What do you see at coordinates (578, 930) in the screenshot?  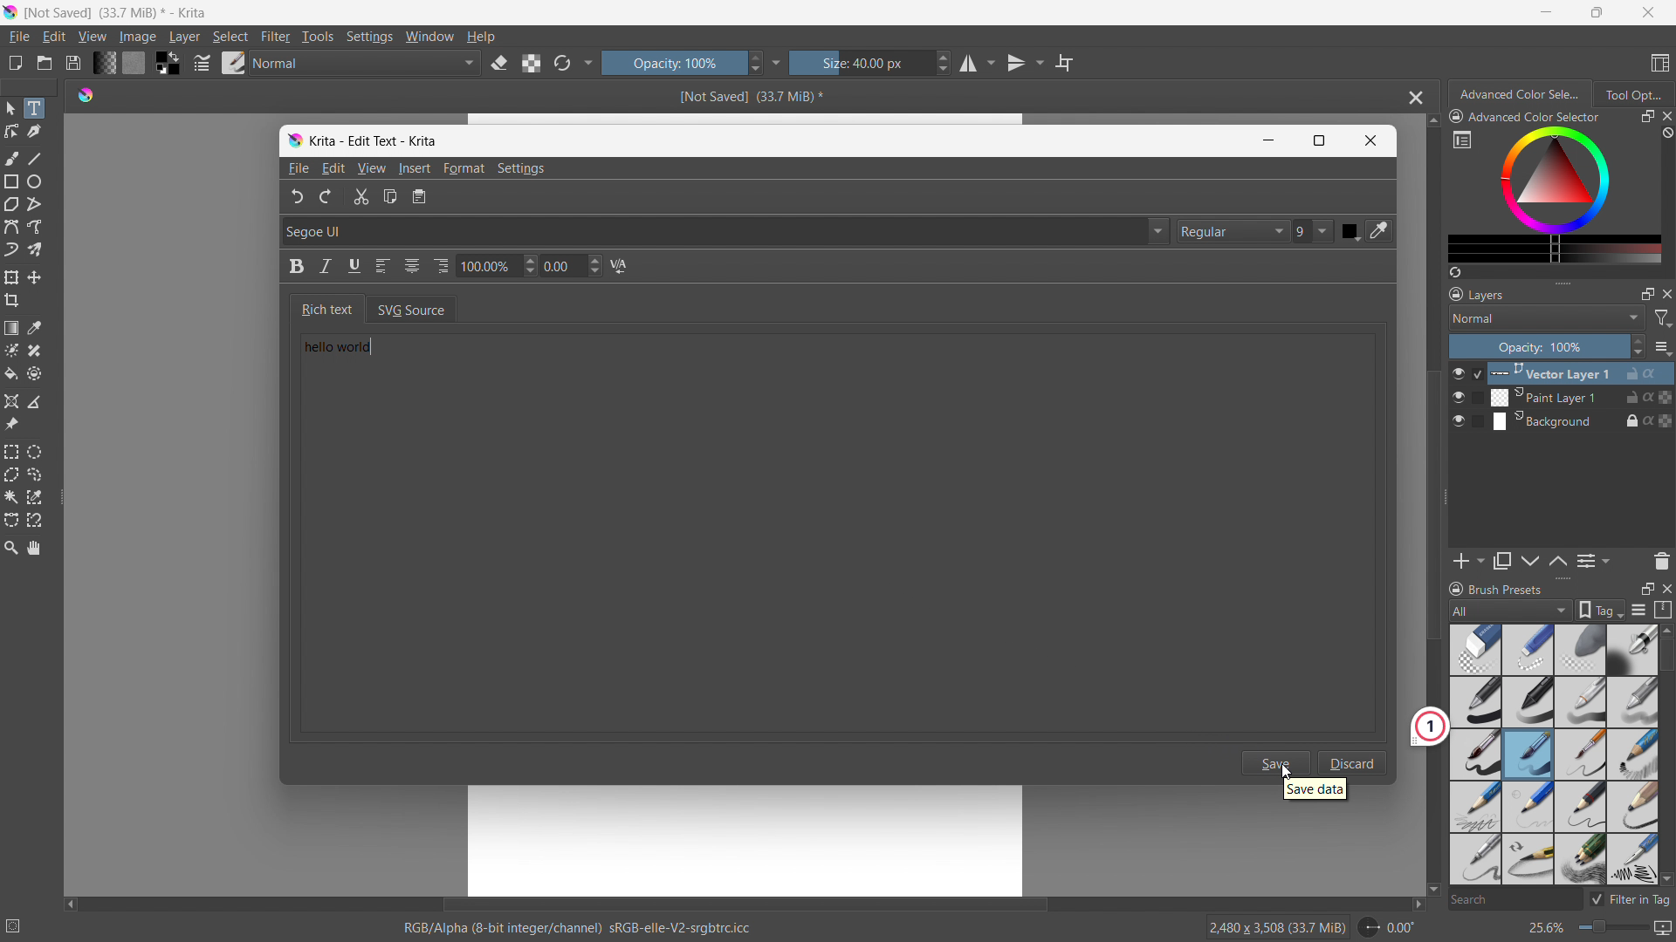 I see `RGB/ Alpha (8- bit integer/ channel)` at bounding box center [578, 930].